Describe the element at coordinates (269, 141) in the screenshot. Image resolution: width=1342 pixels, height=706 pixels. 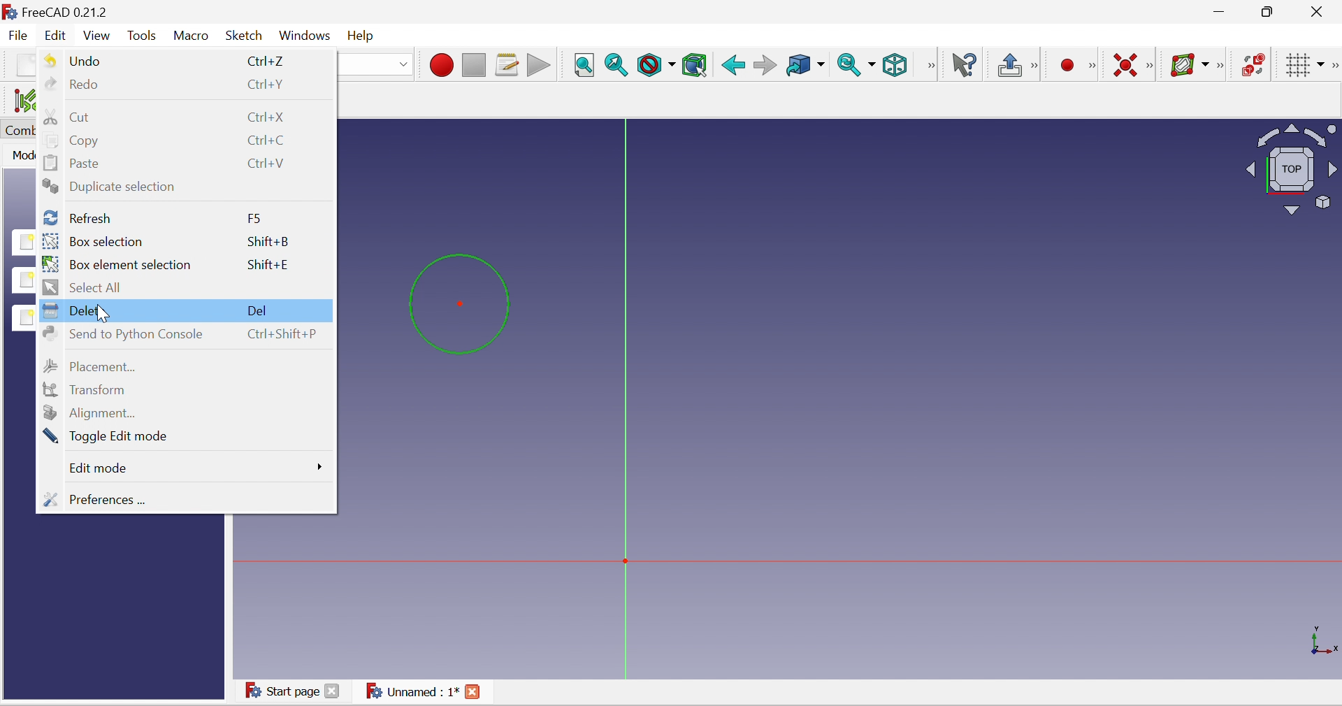
I see `Ctrl+C` at that location.